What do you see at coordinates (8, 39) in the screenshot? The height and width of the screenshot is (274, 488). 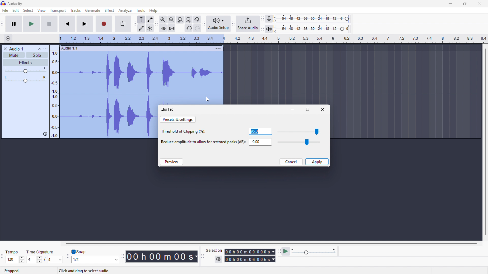 I see `Timeline settings ` at bounding box center [8, 39].